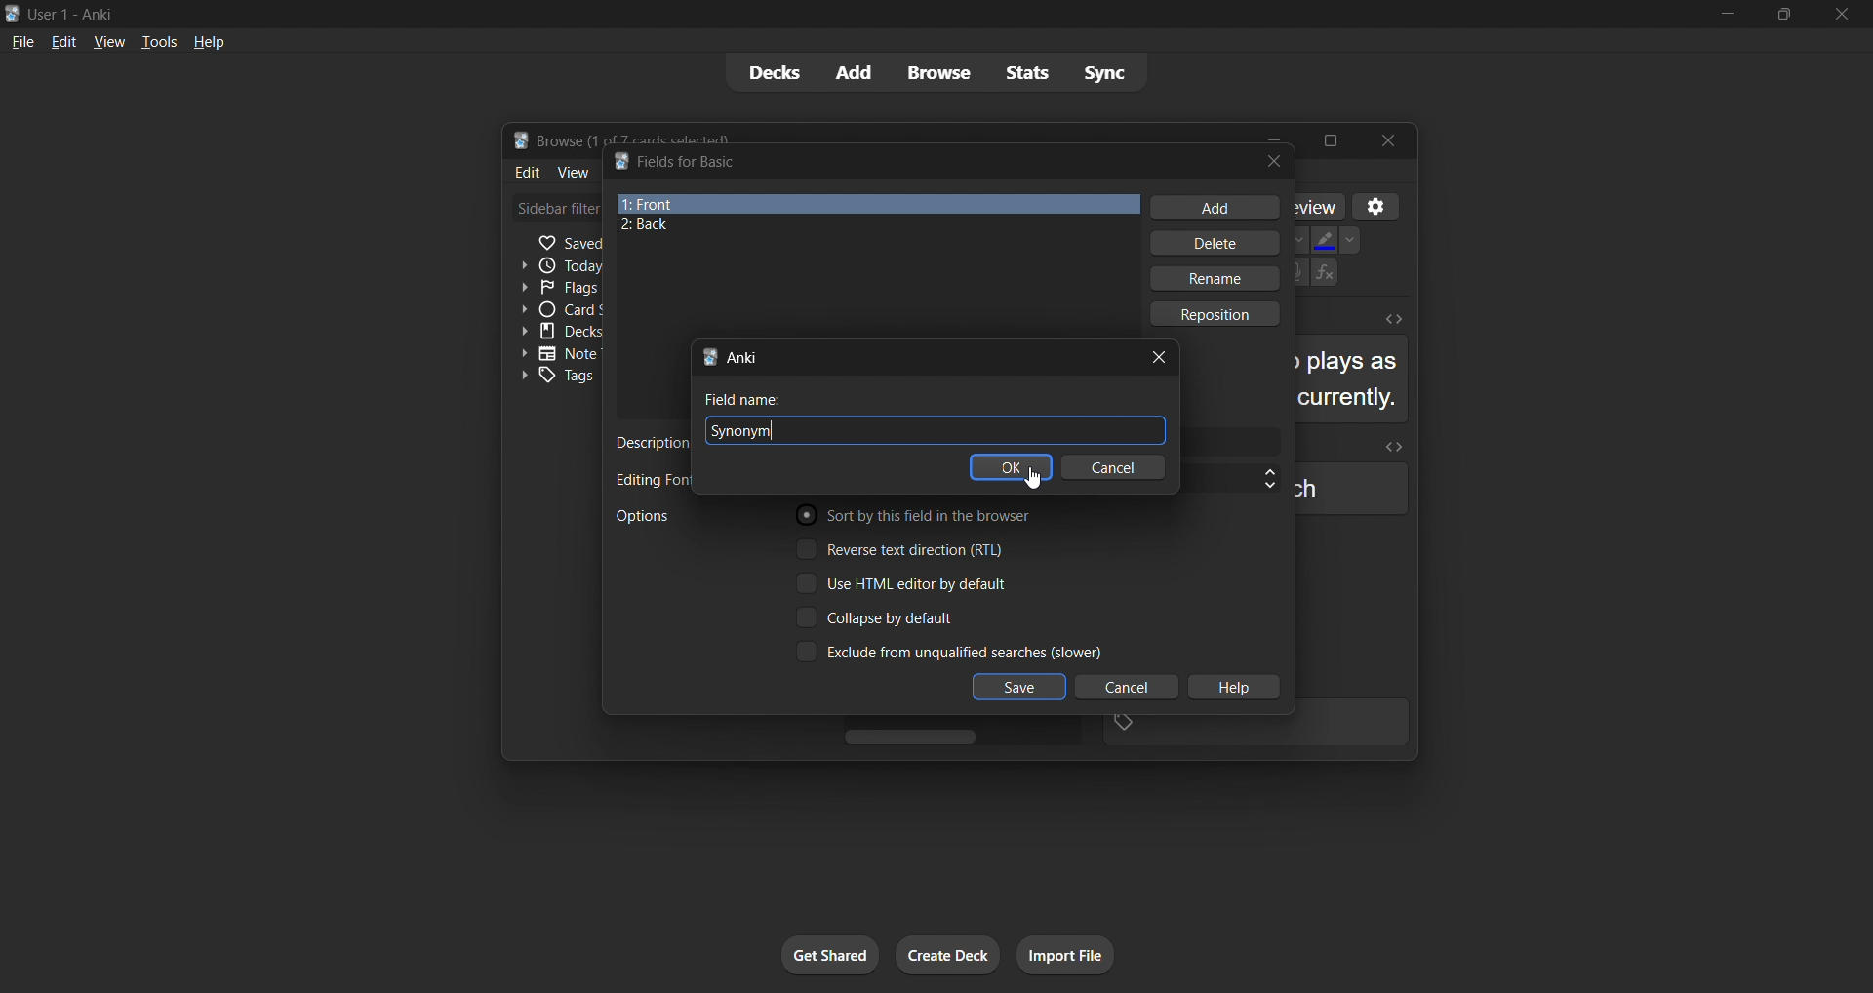 The width and height of the screenshot is (1873, 993). What do you see at coordinates (1019, 688) in the screenshot?
I see `save` at bounding box center [1019, 688].